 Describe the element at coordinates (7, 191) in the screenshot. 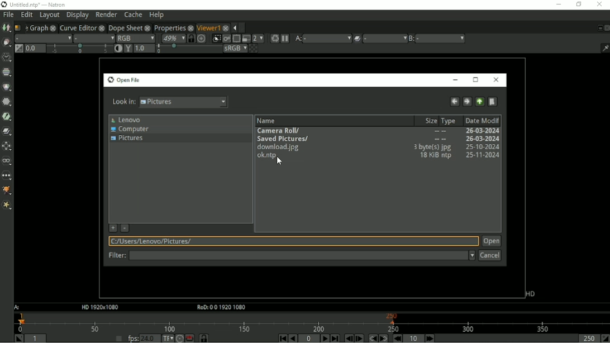

I see `GMIC` at that location.